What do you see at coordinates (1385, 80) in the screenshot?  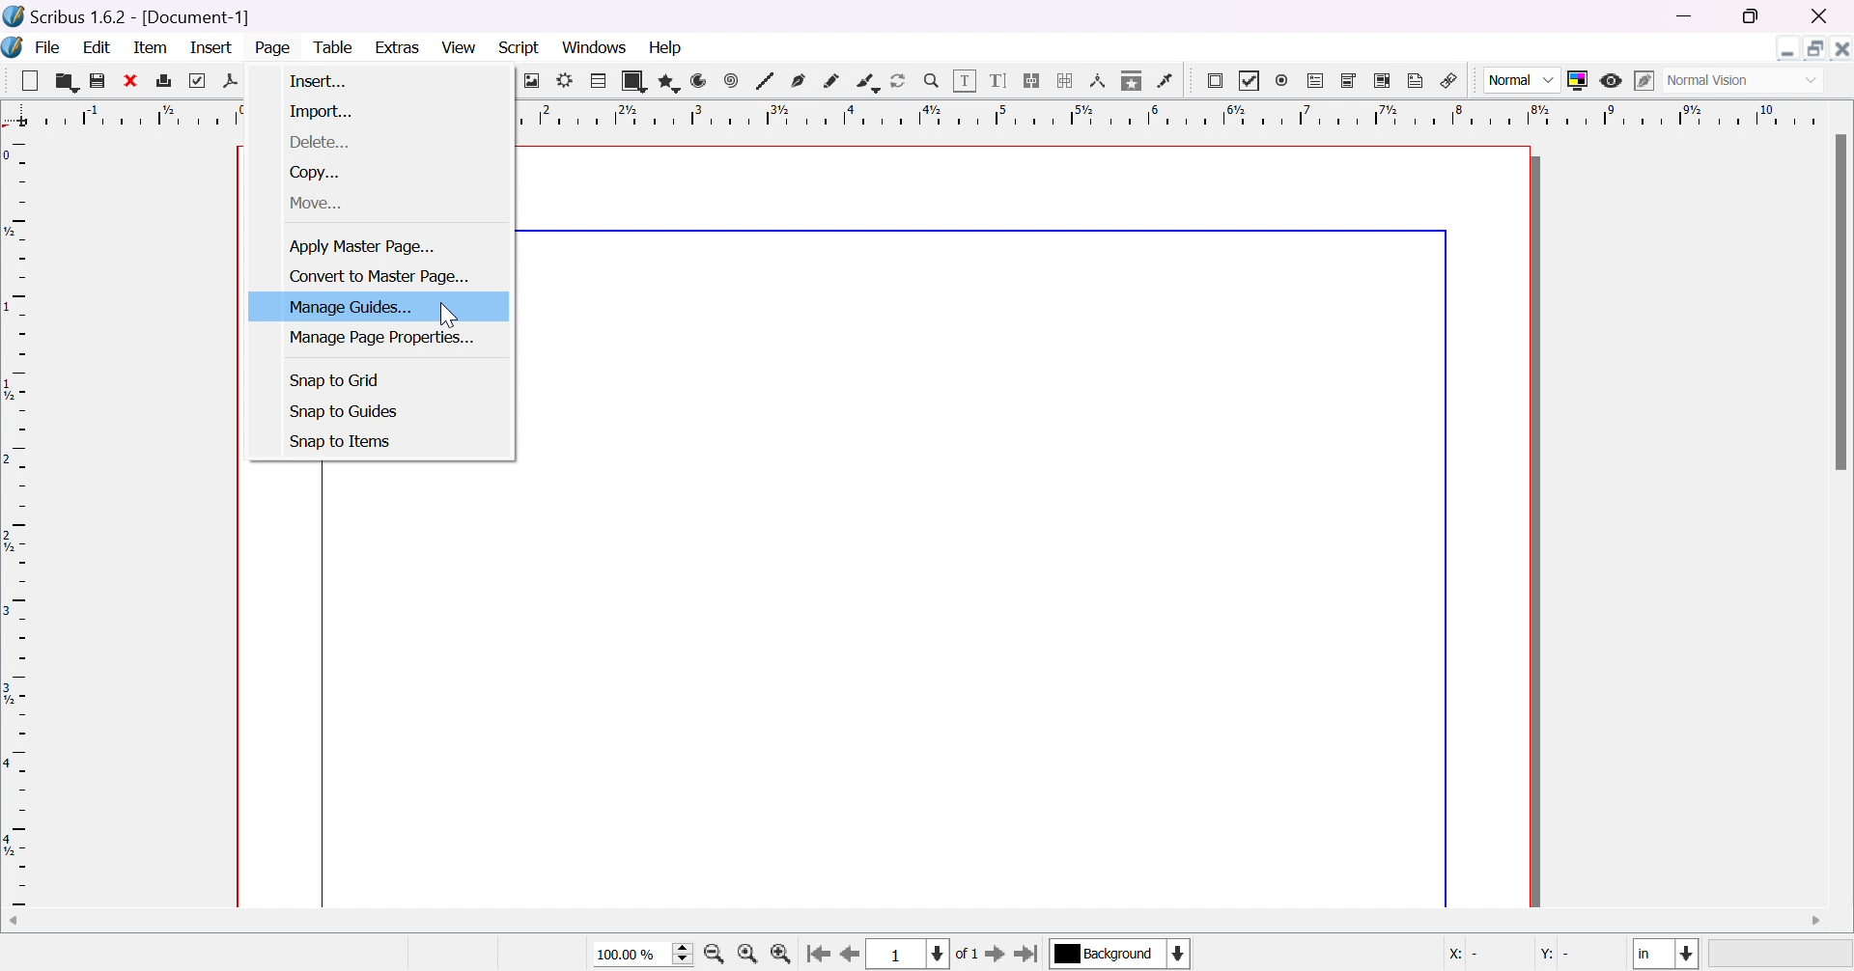 I see `PDF list box` at bounding box center [1385, 80].